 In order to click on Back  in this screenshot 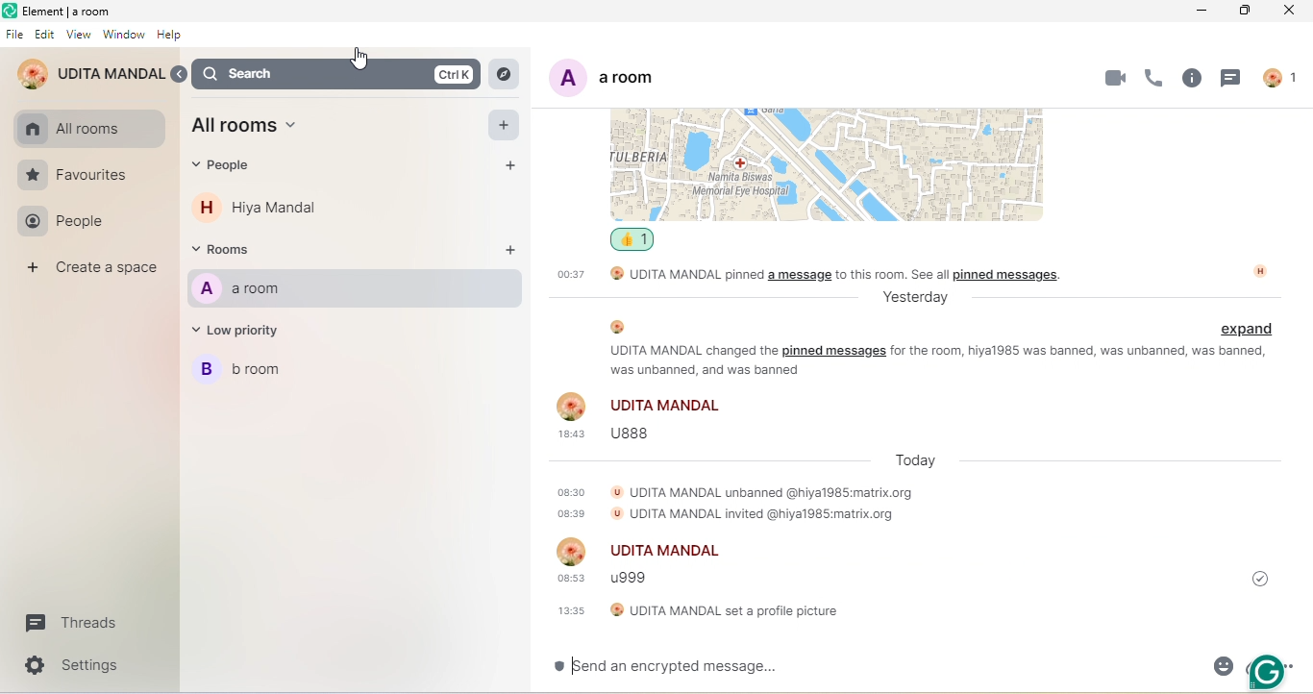, I will do `click(183, 73)`.